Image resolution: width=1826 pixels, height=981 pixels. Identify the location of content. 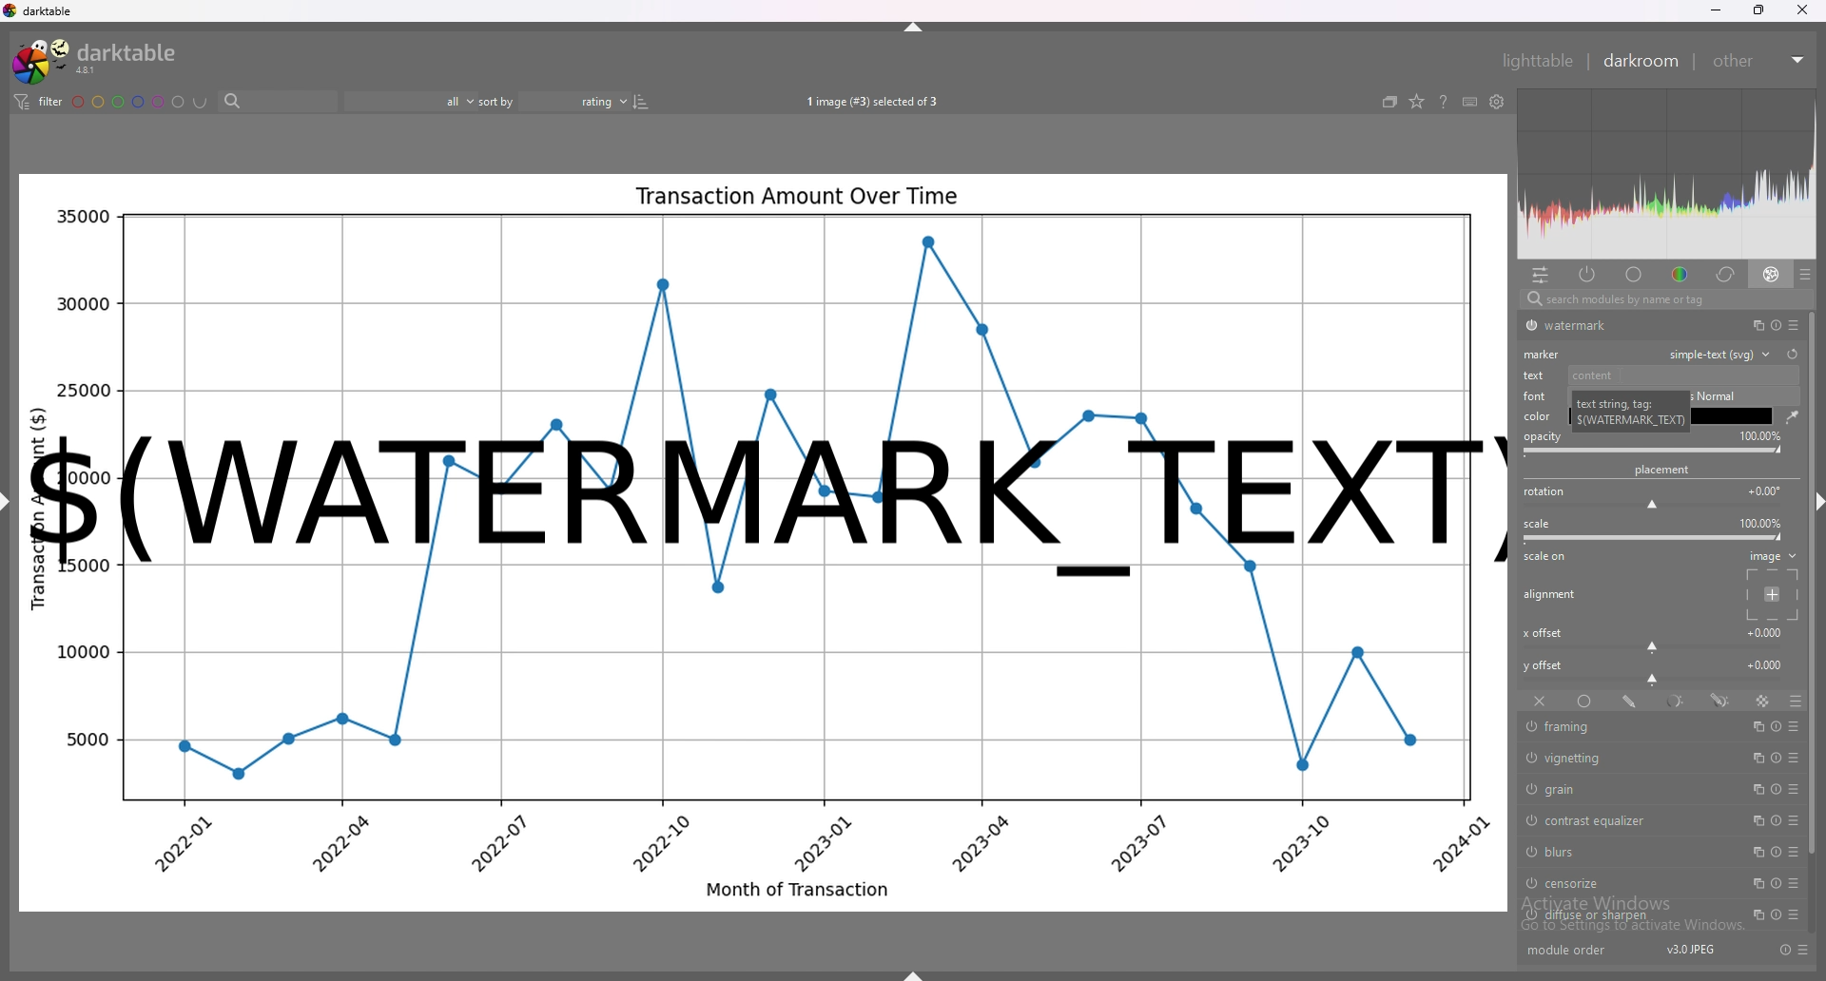
(1680, 375).